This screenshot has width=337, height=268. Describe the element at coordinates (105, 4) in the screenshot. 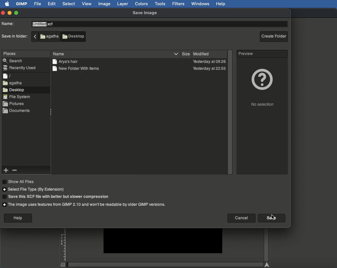

I see `Image` at that location.